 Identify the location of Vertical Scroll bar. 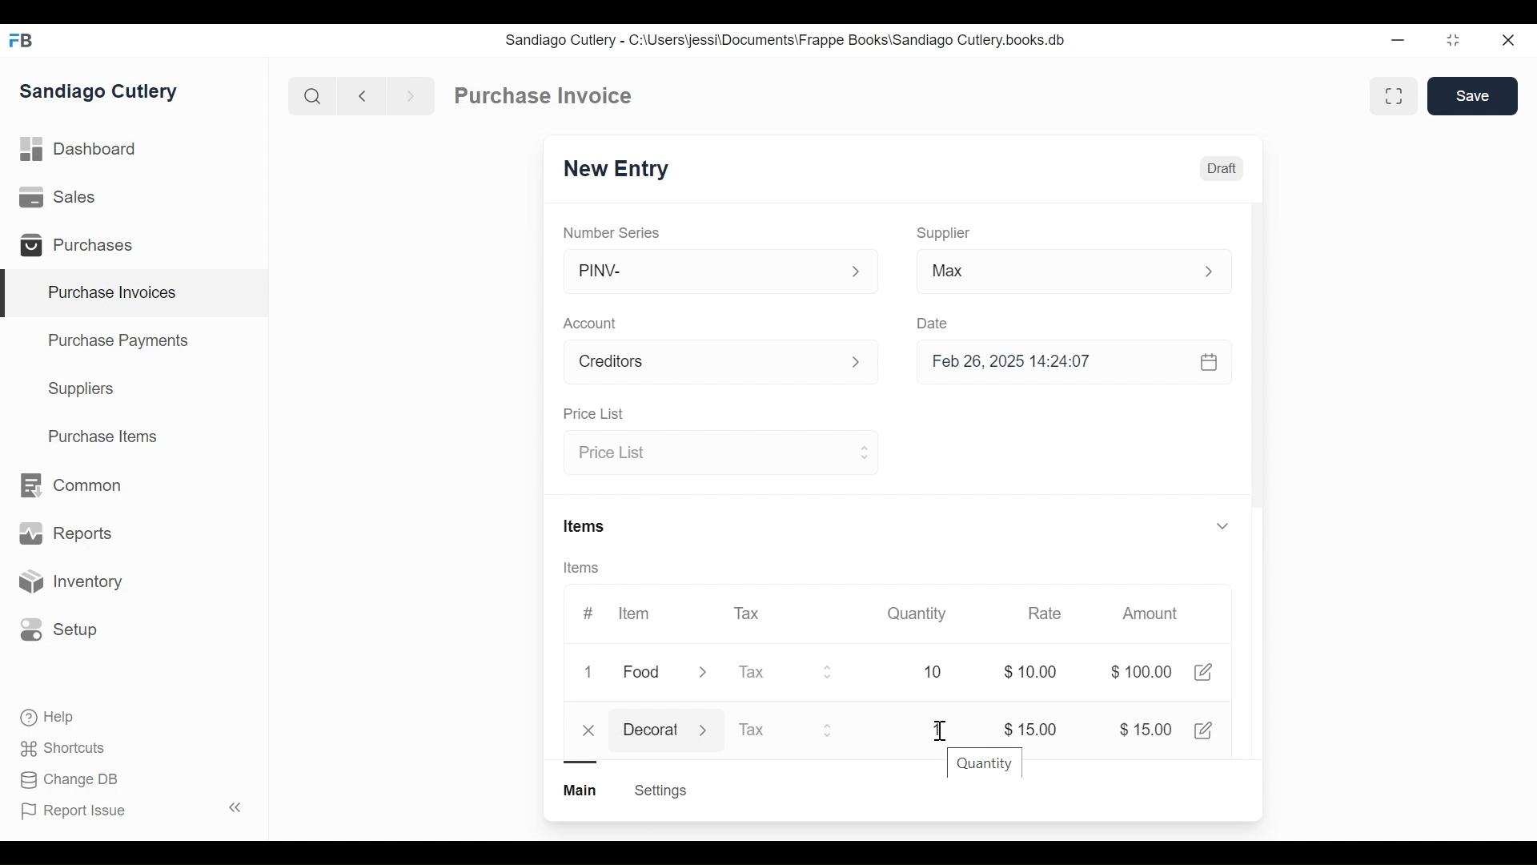
(1257, 378).